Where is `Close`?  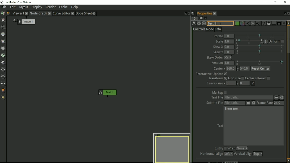
Close is located at coordinates (284, 23).